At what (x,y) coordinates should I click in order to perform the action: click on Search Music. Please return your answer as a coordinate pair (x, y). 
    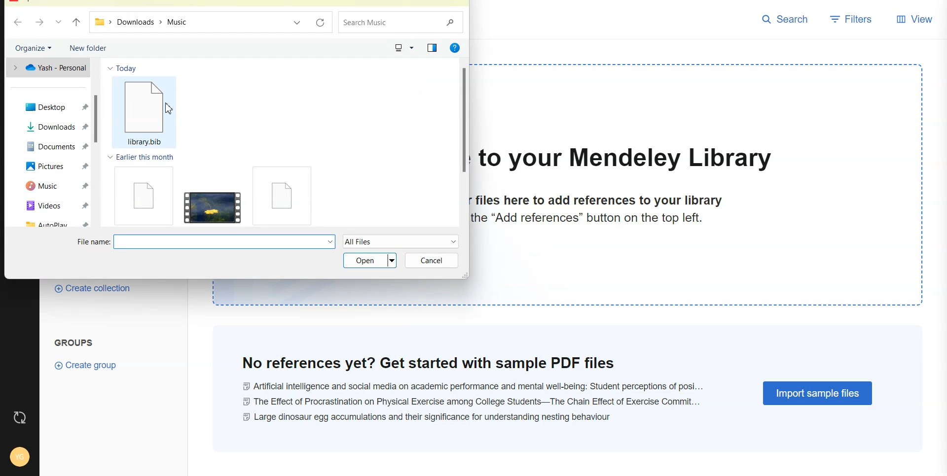
    Looking at the image, I should click on (399, 22).